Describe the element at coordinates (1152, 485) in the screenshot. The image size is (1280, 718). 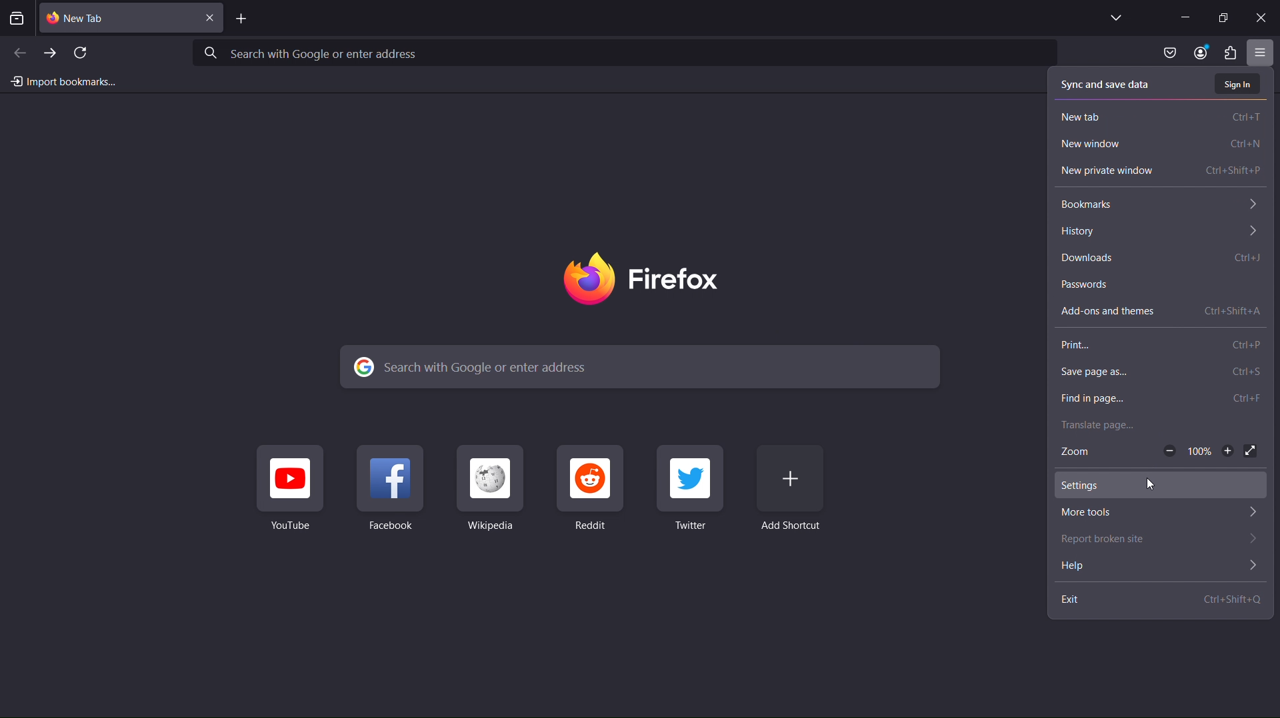
I see `cursor` at that location.